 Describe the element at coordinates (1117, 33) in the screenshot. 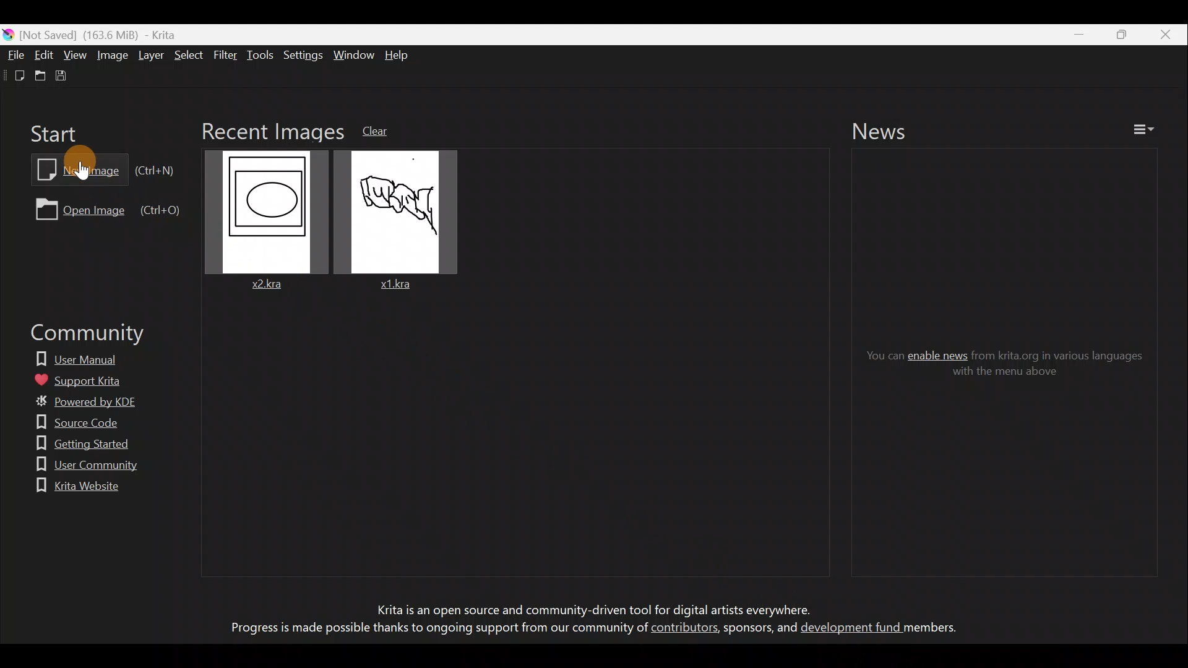

I see `Maximize` at that location.